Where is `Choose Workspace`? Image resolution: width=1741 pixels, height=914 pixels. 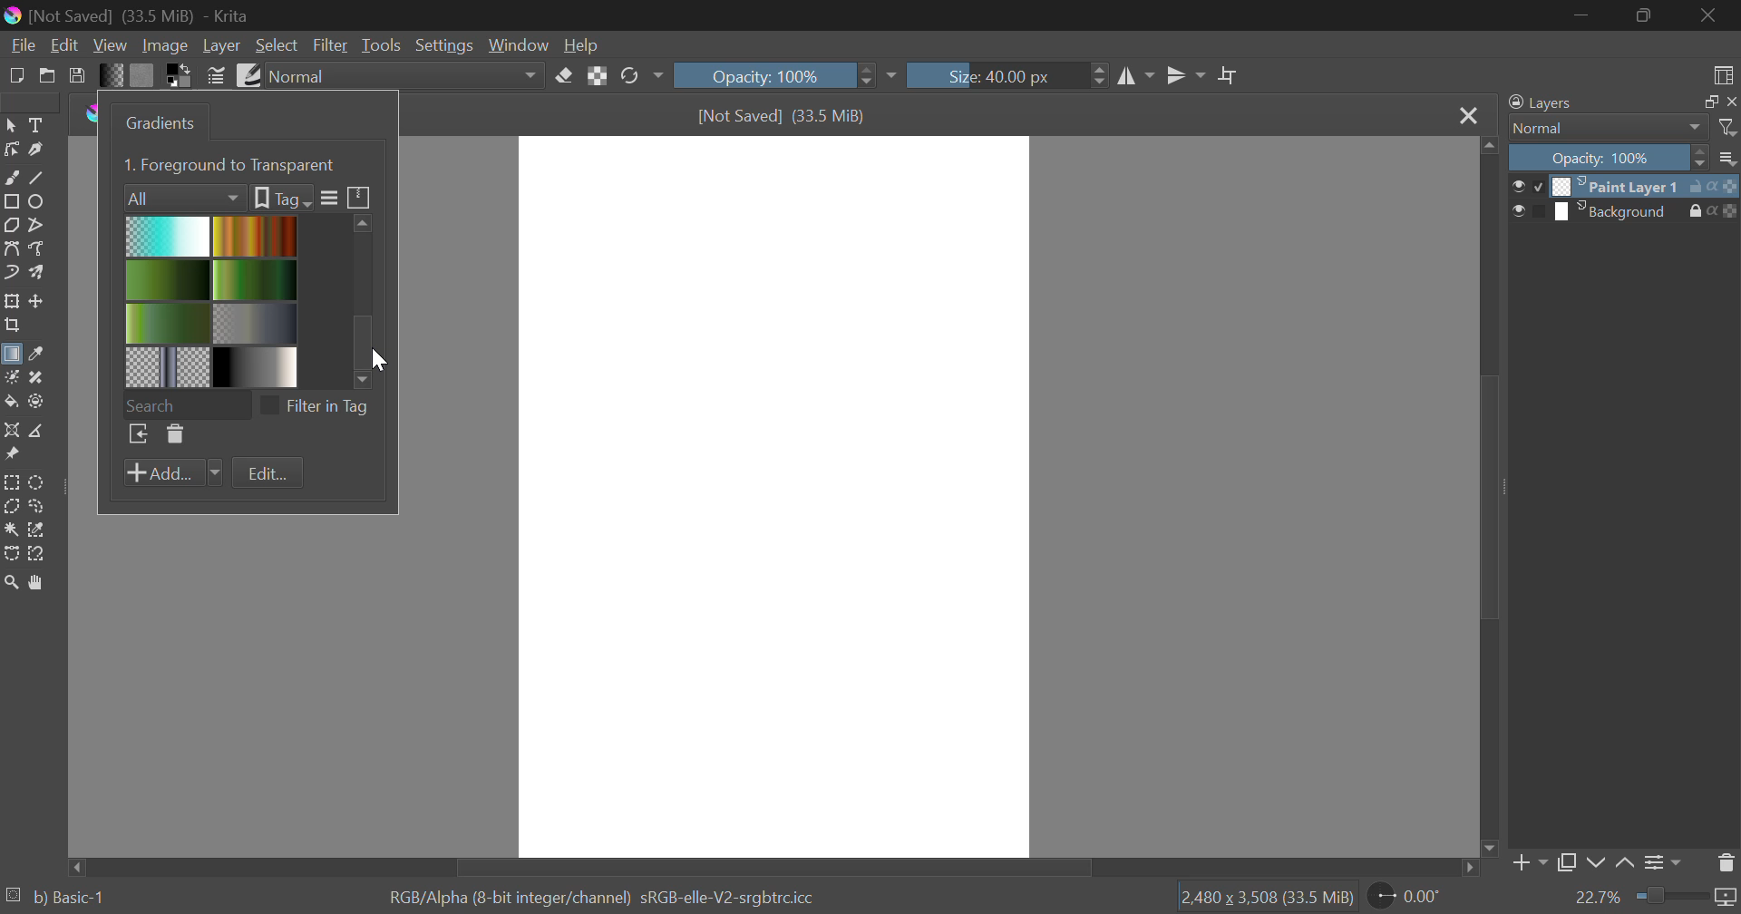 Choose Workspace is located at coordinates (1720, 72).